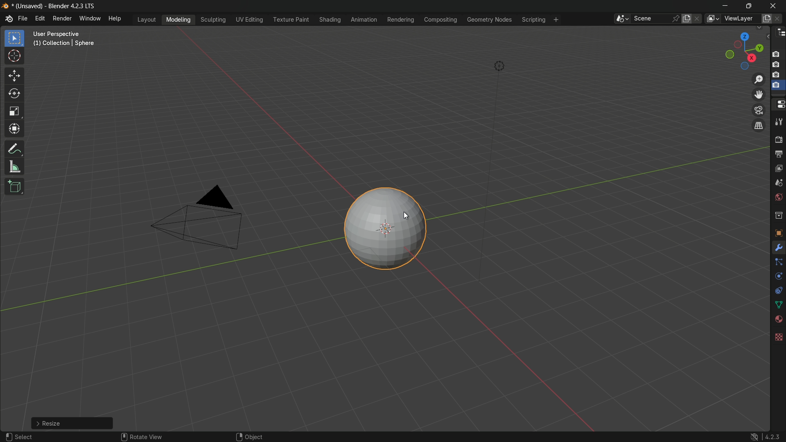 The height and width of the screenshot is (442, 786). What do you see at coordinates (14, 149) in the screenshot?
I see `annotate` at bounding box center [14, 149].